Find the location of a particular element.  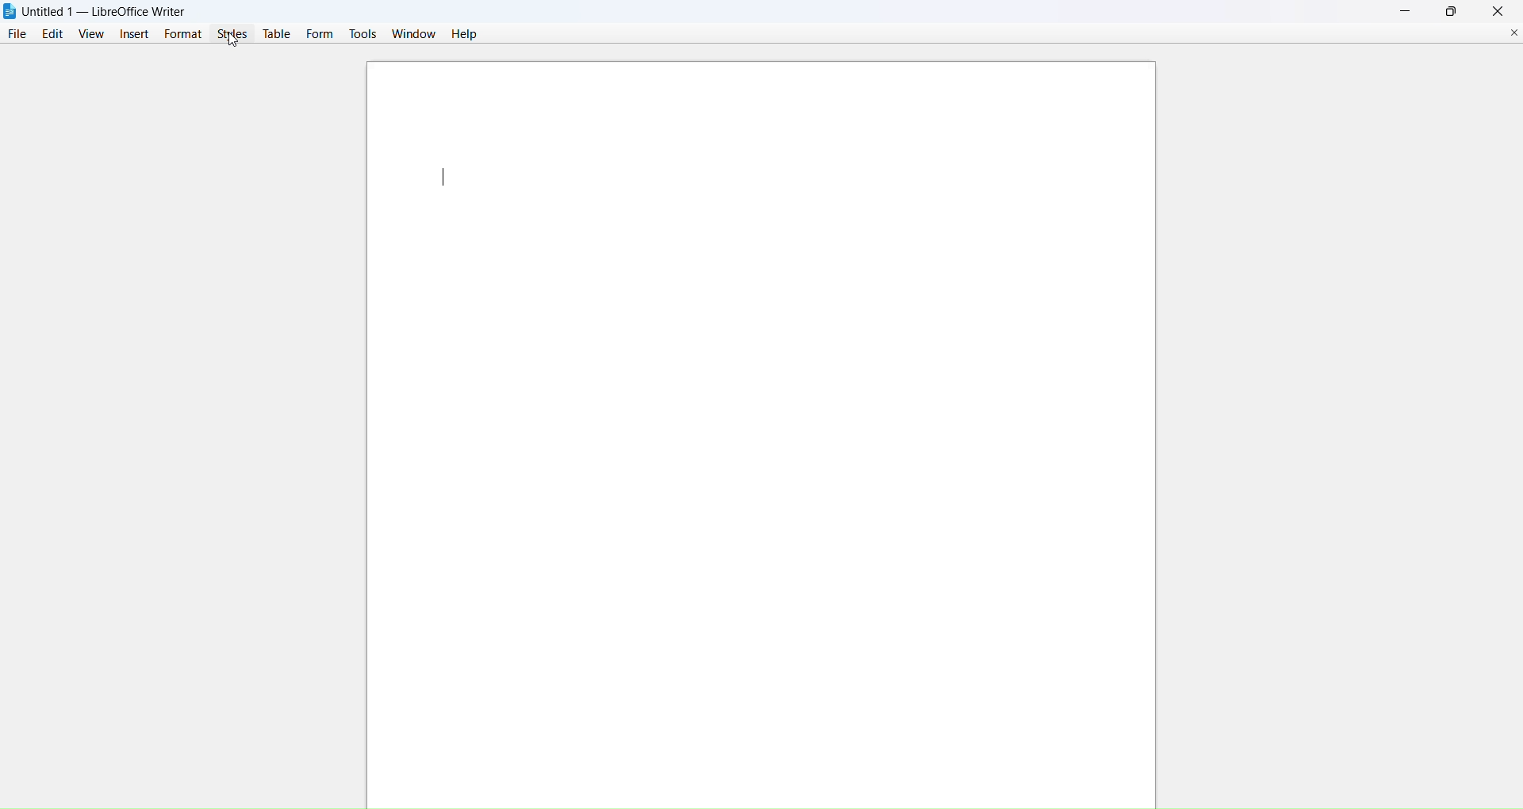

help is located at coordinates (469, 35).